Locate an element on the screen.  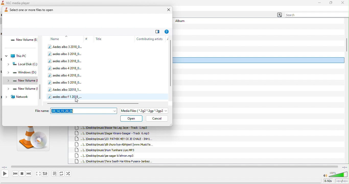
help is located at coordinates (167, 31).